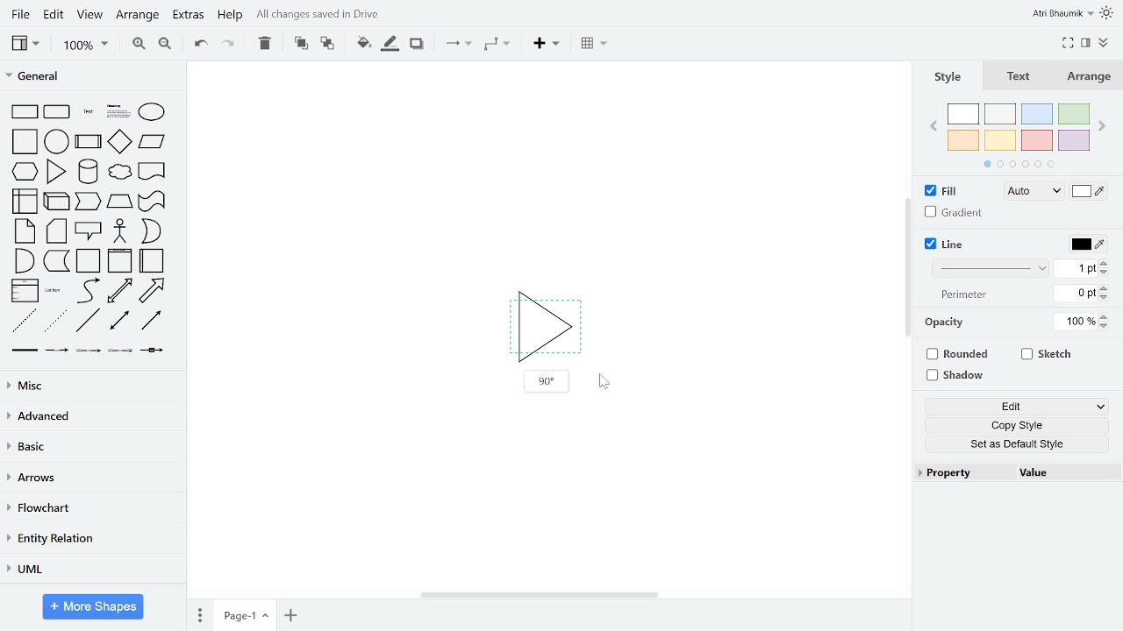 This screenshot has width=1123, height=631. What do you see at coordinates (931, 129) in the screenshot?
I see `previous ` at bounding box center [931, 129].